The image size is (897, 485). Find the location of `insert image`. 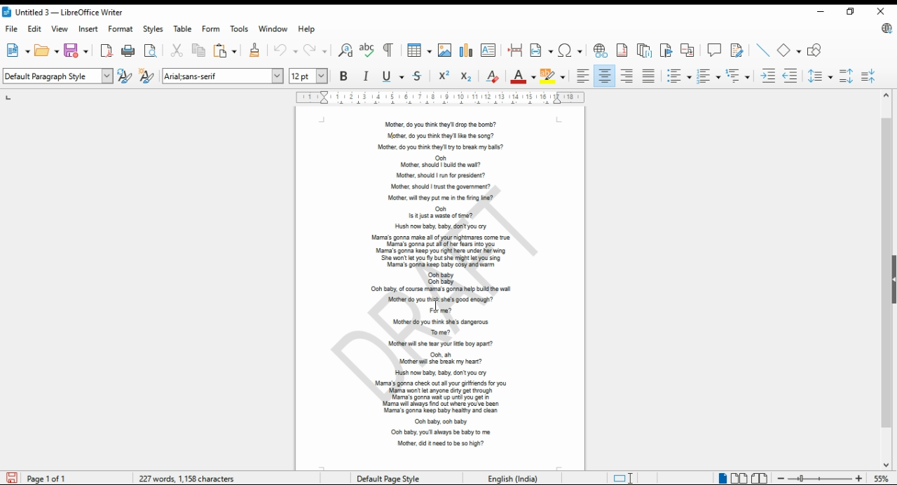

insert image is located at coordinates (446, 50).